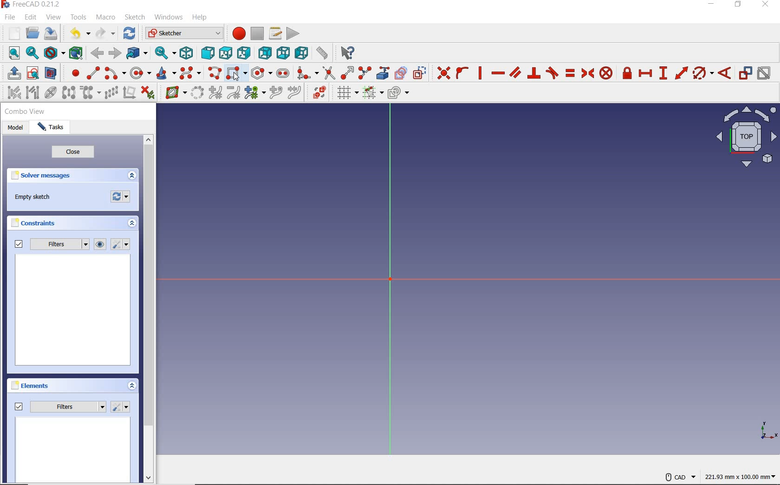  What do you see at coordinates (236, 73) in the screenshot?
I see `create rectangle` at bounding box center [236, 73].